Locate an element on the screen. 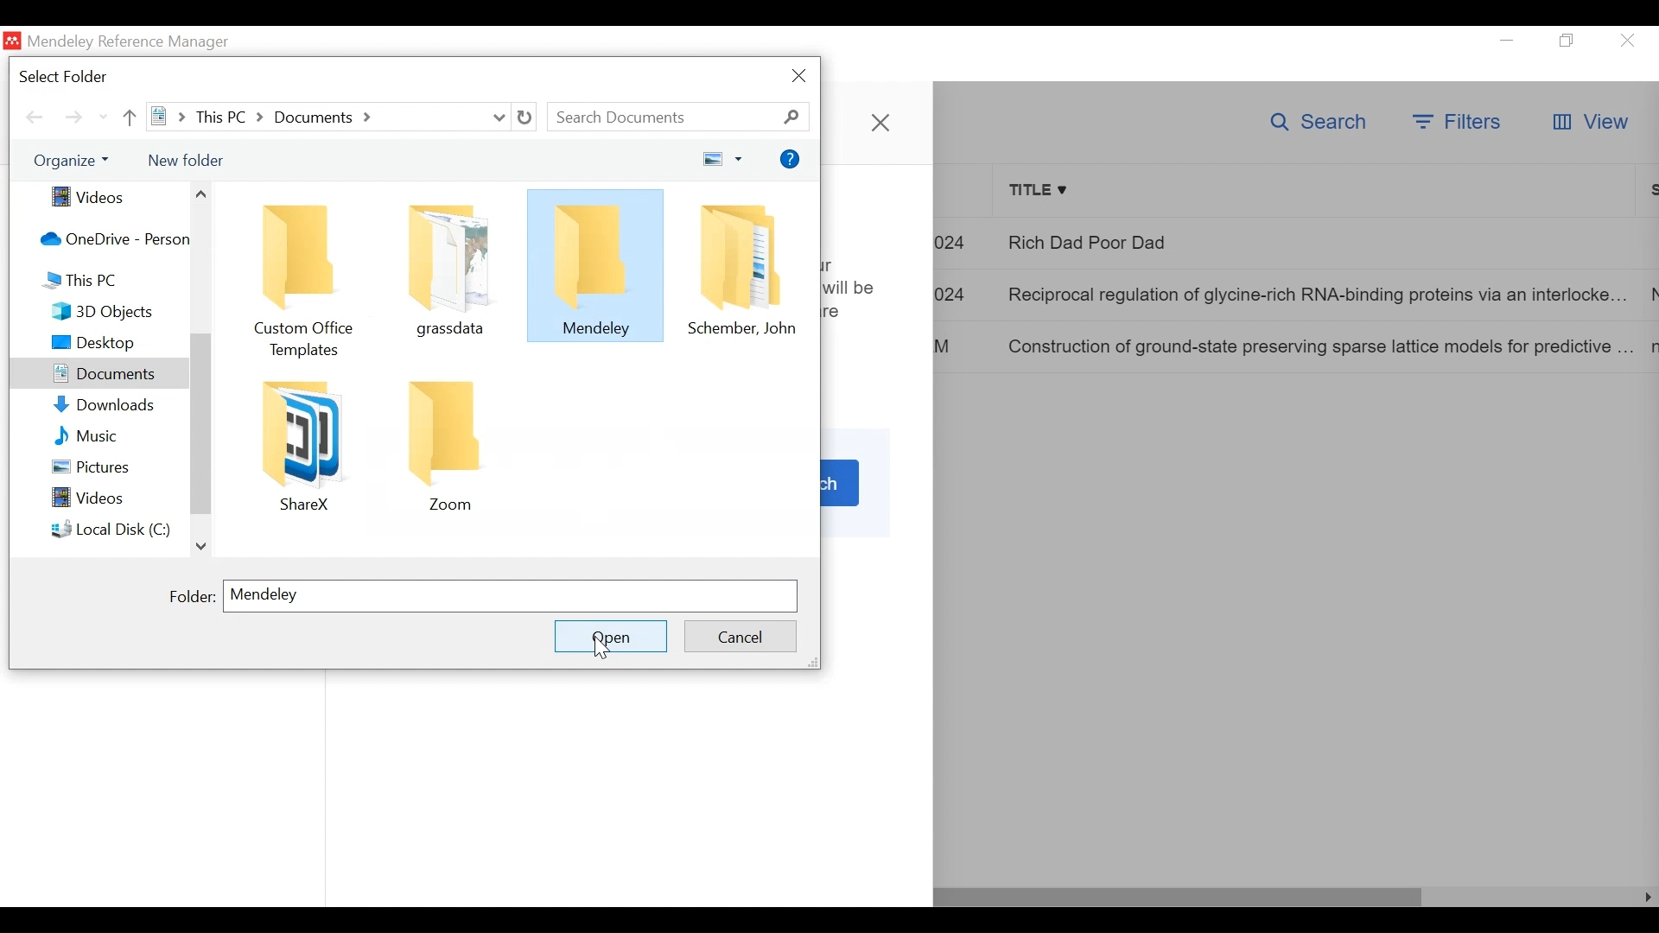 The width and height of the screenshot is (1659, 933). Scroll Right is located at coordinates (1645, 898).